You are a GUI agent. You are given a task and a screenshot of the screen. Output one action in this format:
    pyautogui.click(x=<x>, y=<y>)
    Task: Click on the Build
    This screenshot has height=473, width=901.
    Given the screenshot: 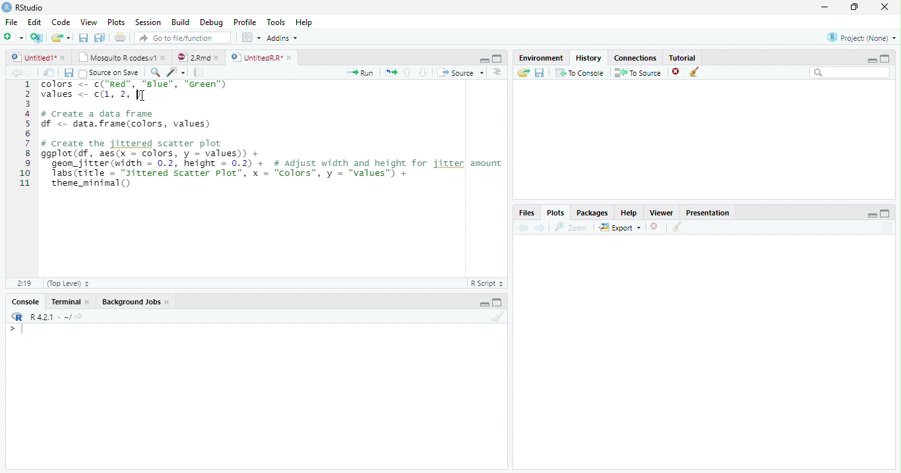 What is the action you would take?
    pyautogui.click(x=179, y=22)
    